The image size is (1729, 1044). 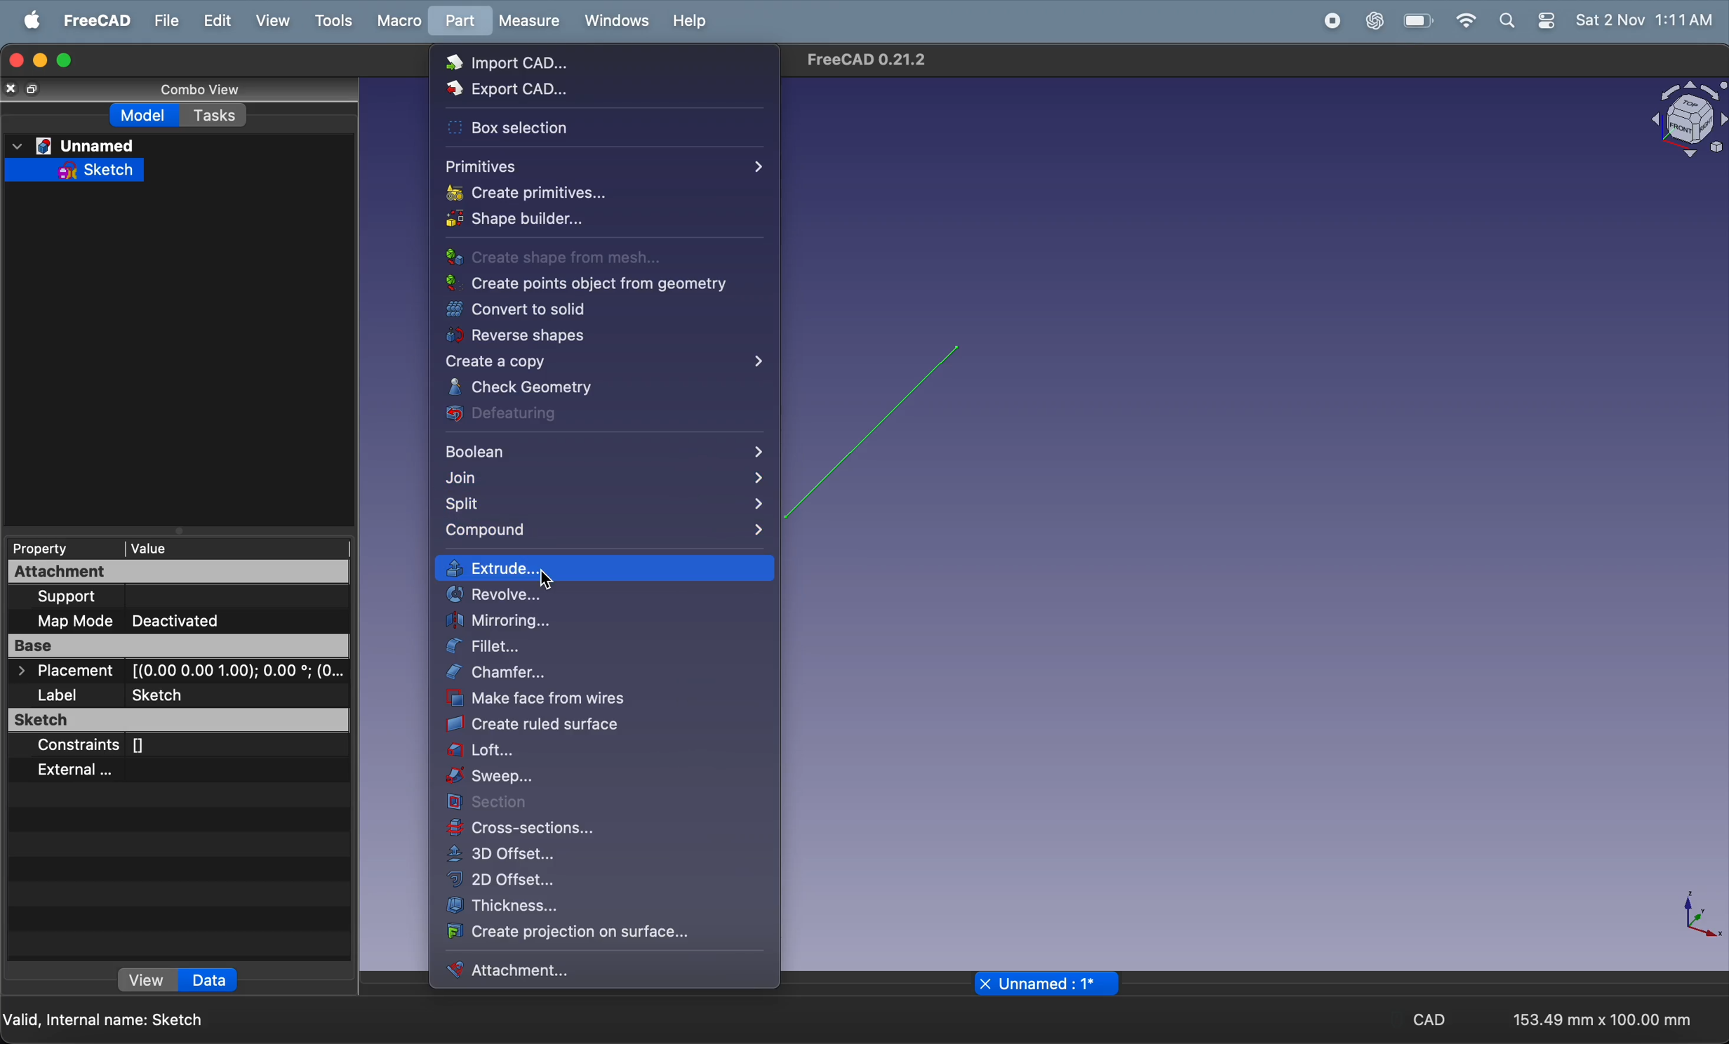 I want to click on create projection on surface..., so click(x=592, y=935).